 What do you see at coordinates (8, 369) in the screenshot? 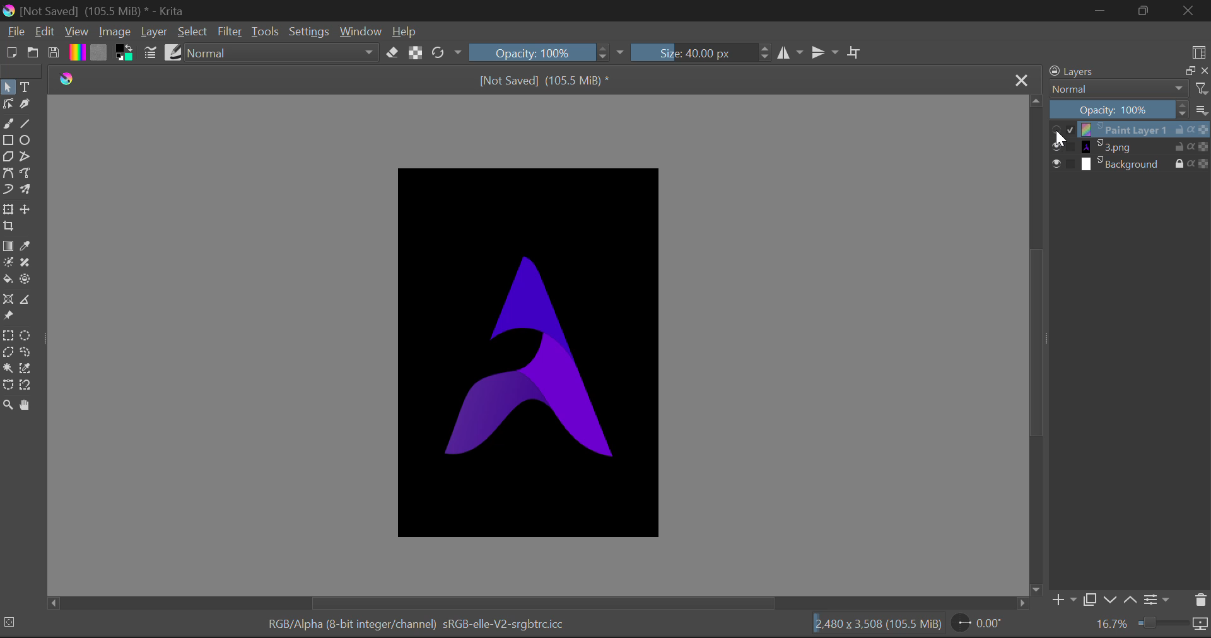
I see `Continuous Selection` at bounding box center [8, 369].